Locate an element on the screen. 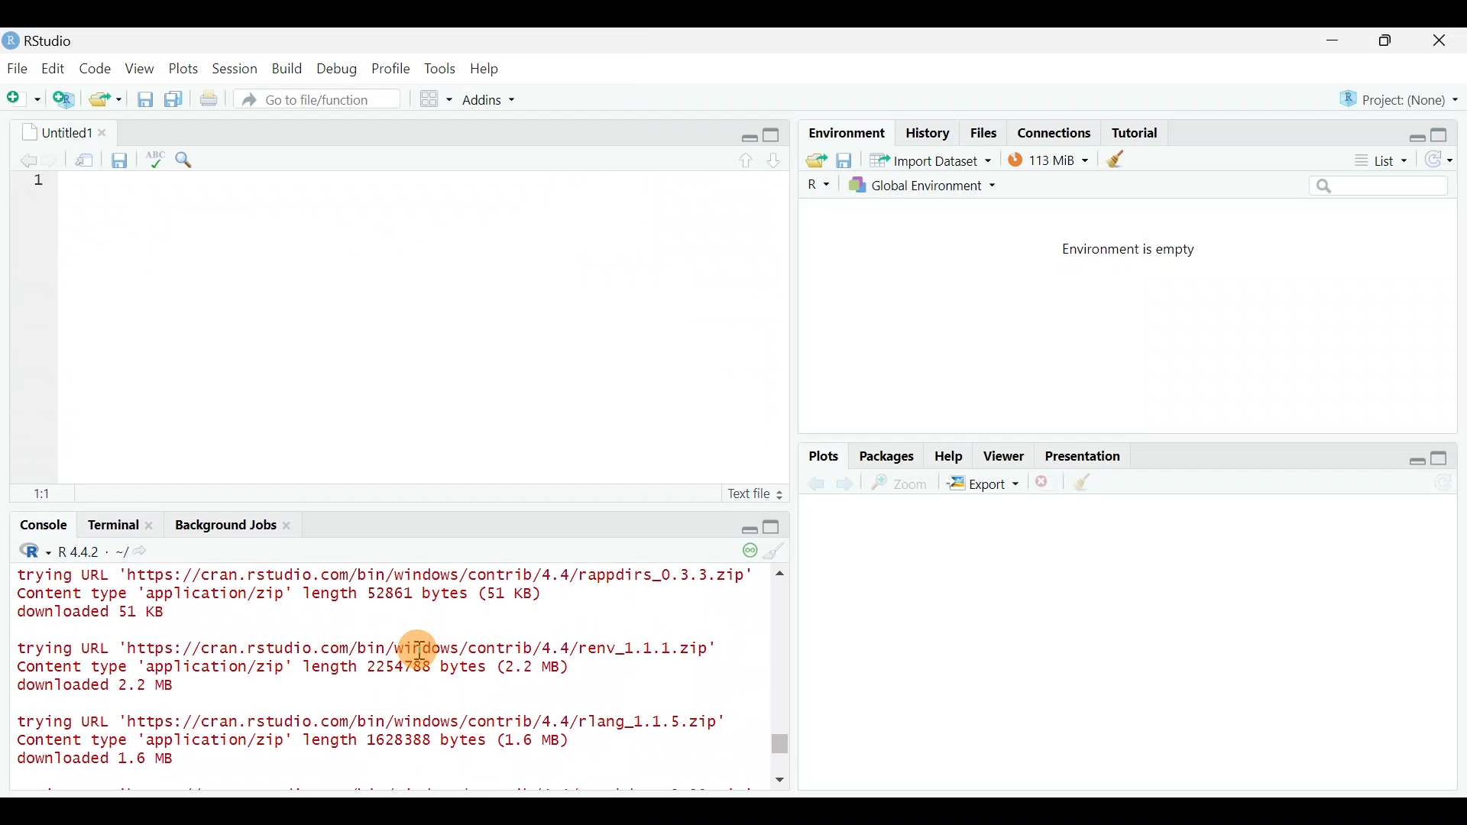  save workspace as is located at coordinates (844, 160).